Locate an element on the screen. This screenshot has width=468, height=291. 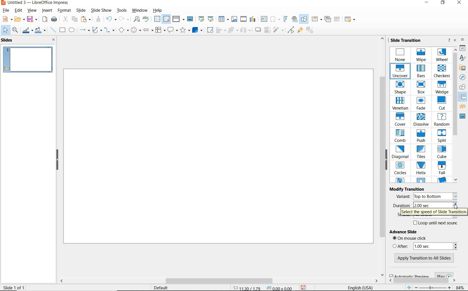
GALLERY is located at coordinates (463, 67).